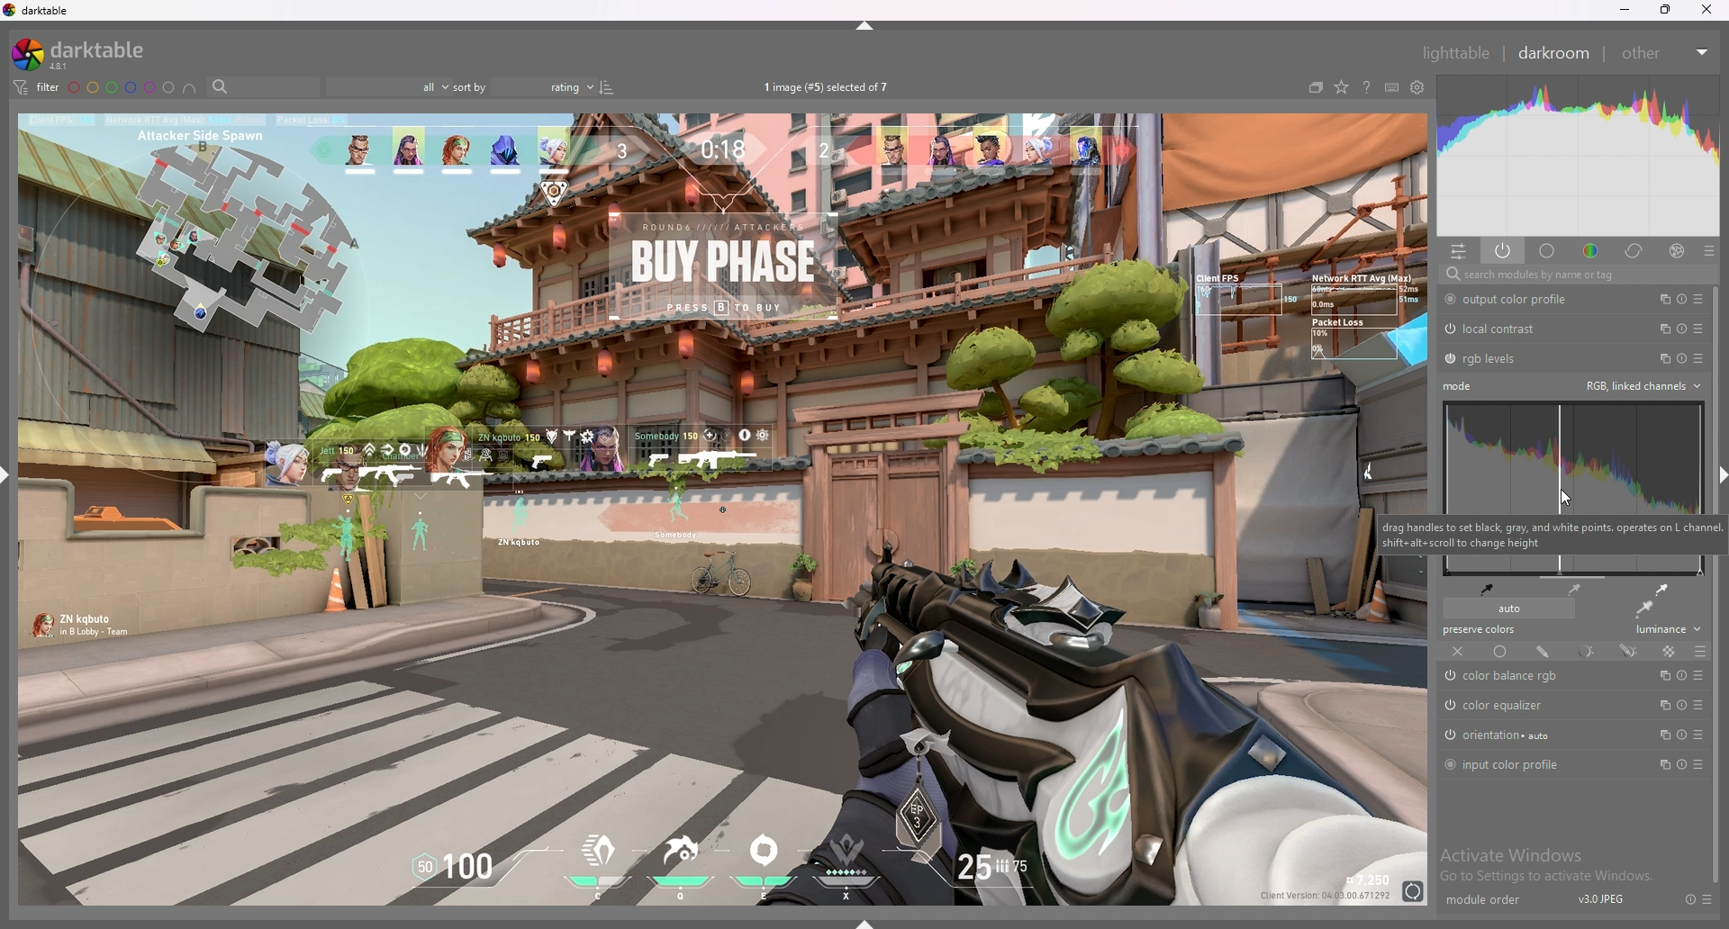 This screenshot has height=929, width=1729. I want to click on reset, so click(5990, 2703).